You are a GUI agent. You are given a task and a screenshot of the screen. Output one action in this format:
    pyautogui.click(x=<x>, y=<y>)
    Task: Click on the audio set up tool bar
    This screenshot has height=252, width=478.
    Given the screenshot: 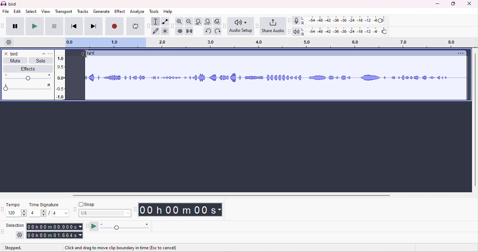 What is the action you would take?
    pyautogui.click(x=225, y=25)
    